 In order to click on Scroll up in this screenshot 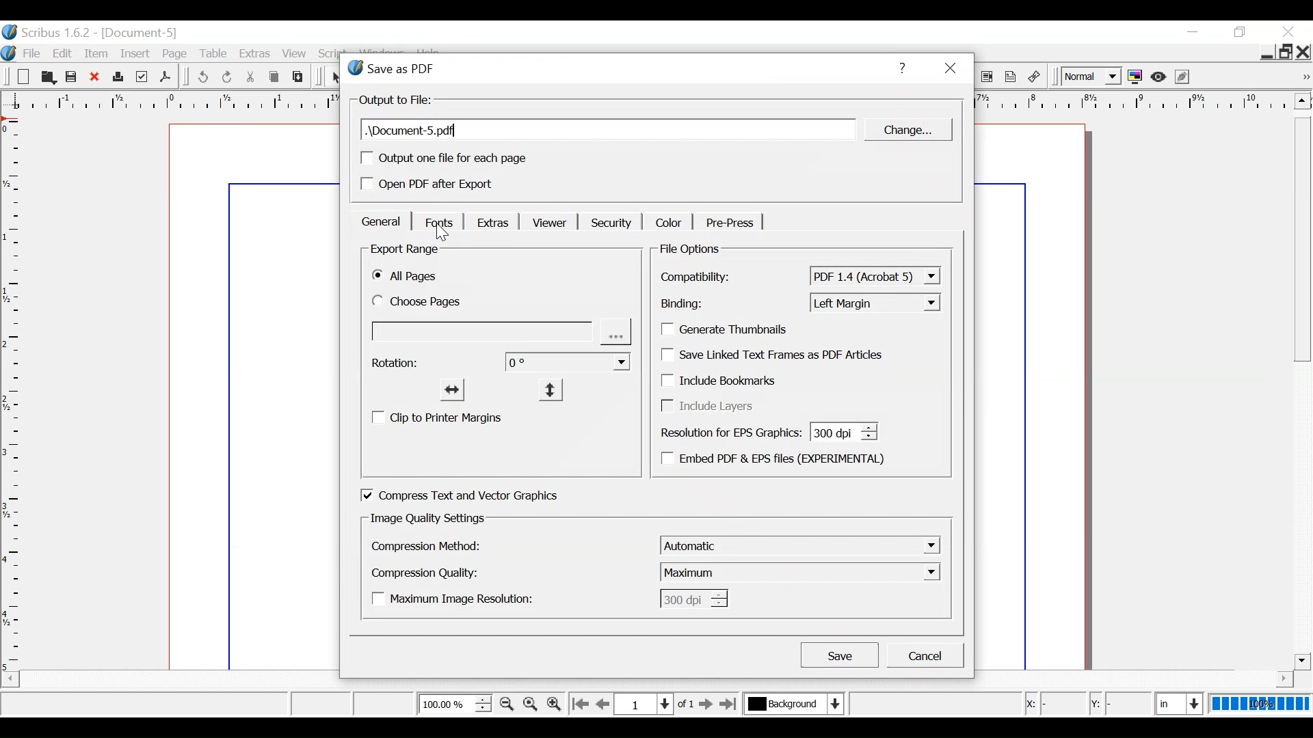, I will do `click(1302, 100)`.